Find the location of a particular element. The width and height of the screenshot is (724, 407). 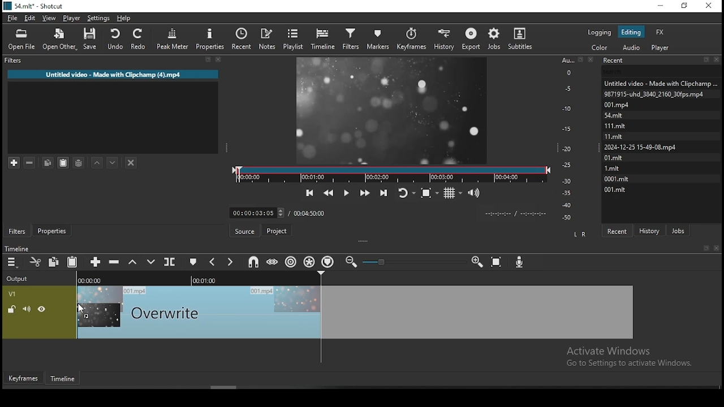

logging is located at coordinates (601, 33).